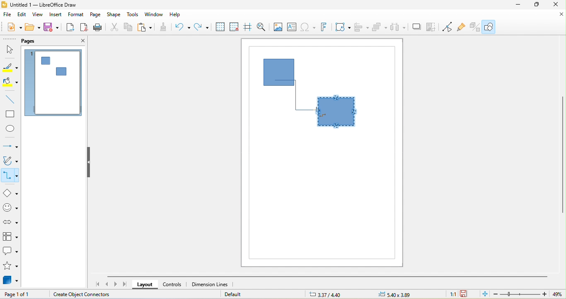 The image size is (566, 299). Describe the element at coordinates (55, 14) in the screenshot. I see `insert` at that location.